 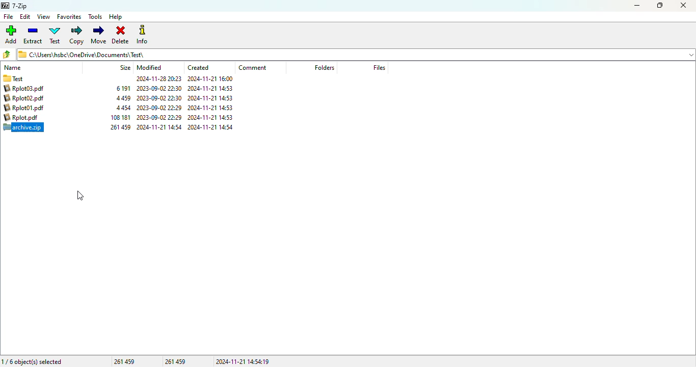 I want to click on 261 459, so click(x=121, y=88).